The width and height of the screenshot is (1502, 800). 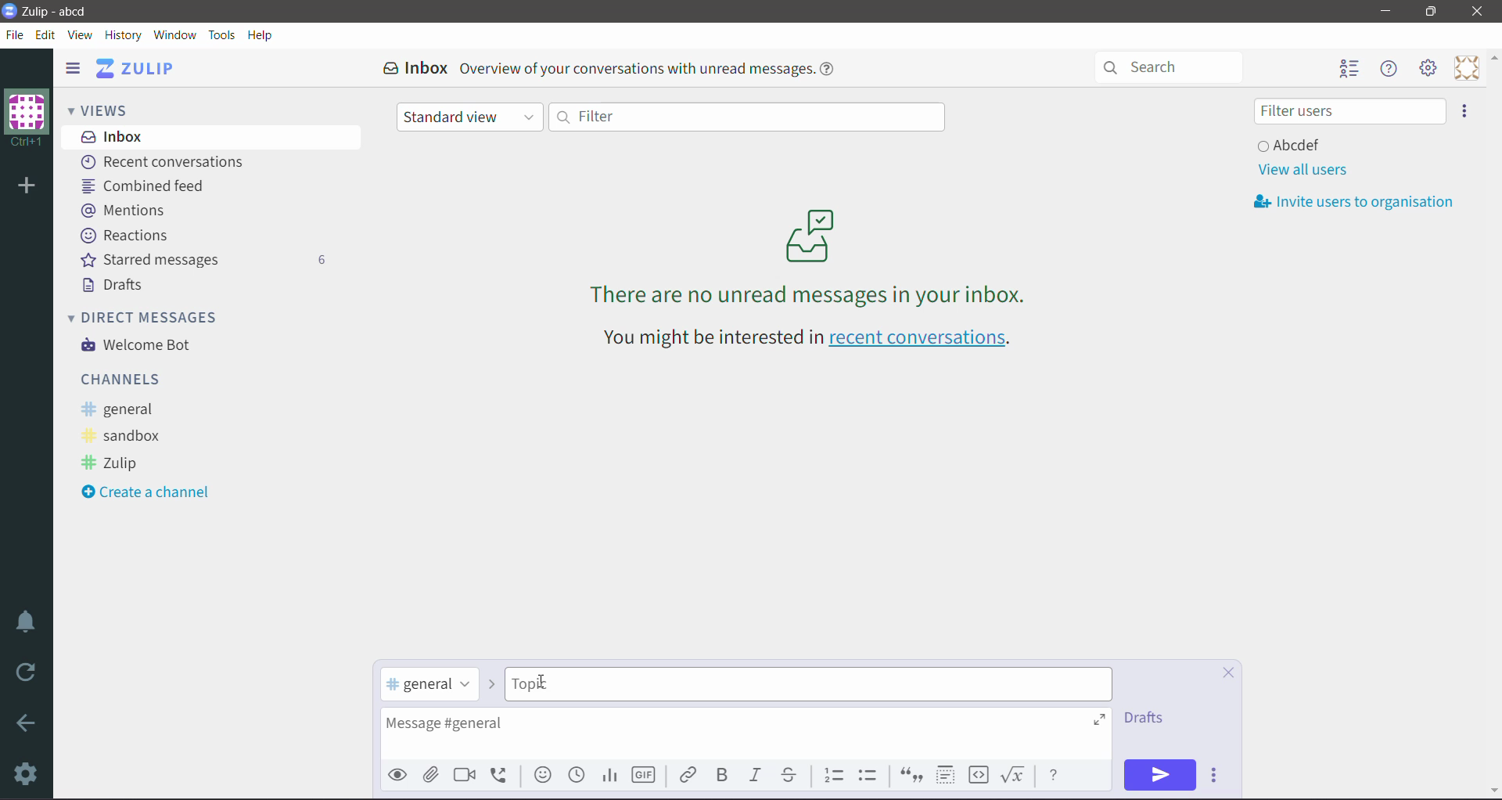 I want to click on You might be interested in recent conversations - Click link to open recent conversations, so click(x=811, y=340).